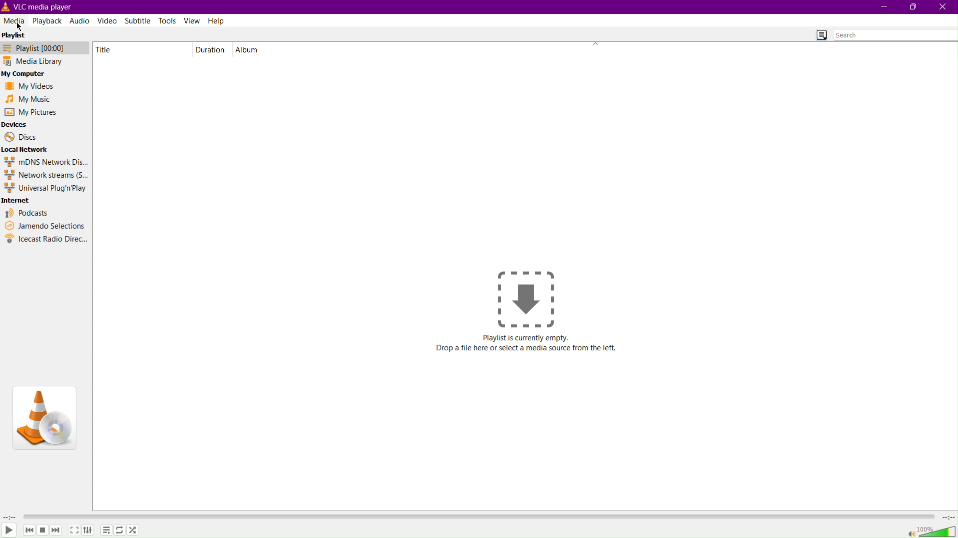 The height and width of the screenshot is (538, 958). What do you see at coordinates (526, 348) in the screenshot?
I see `Drop a file here or select a media source from the left.` at bounding box center [526, 348].